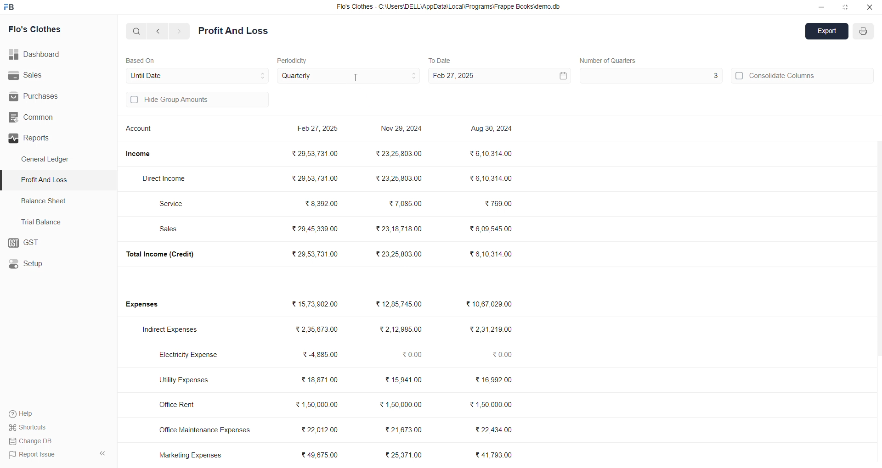 The height and width of the screenshot is (468, 882). What do you see at coordinates (190, 455) in the screenshot?
I see `Marketing Expenses` at bounding box center [190, 455].